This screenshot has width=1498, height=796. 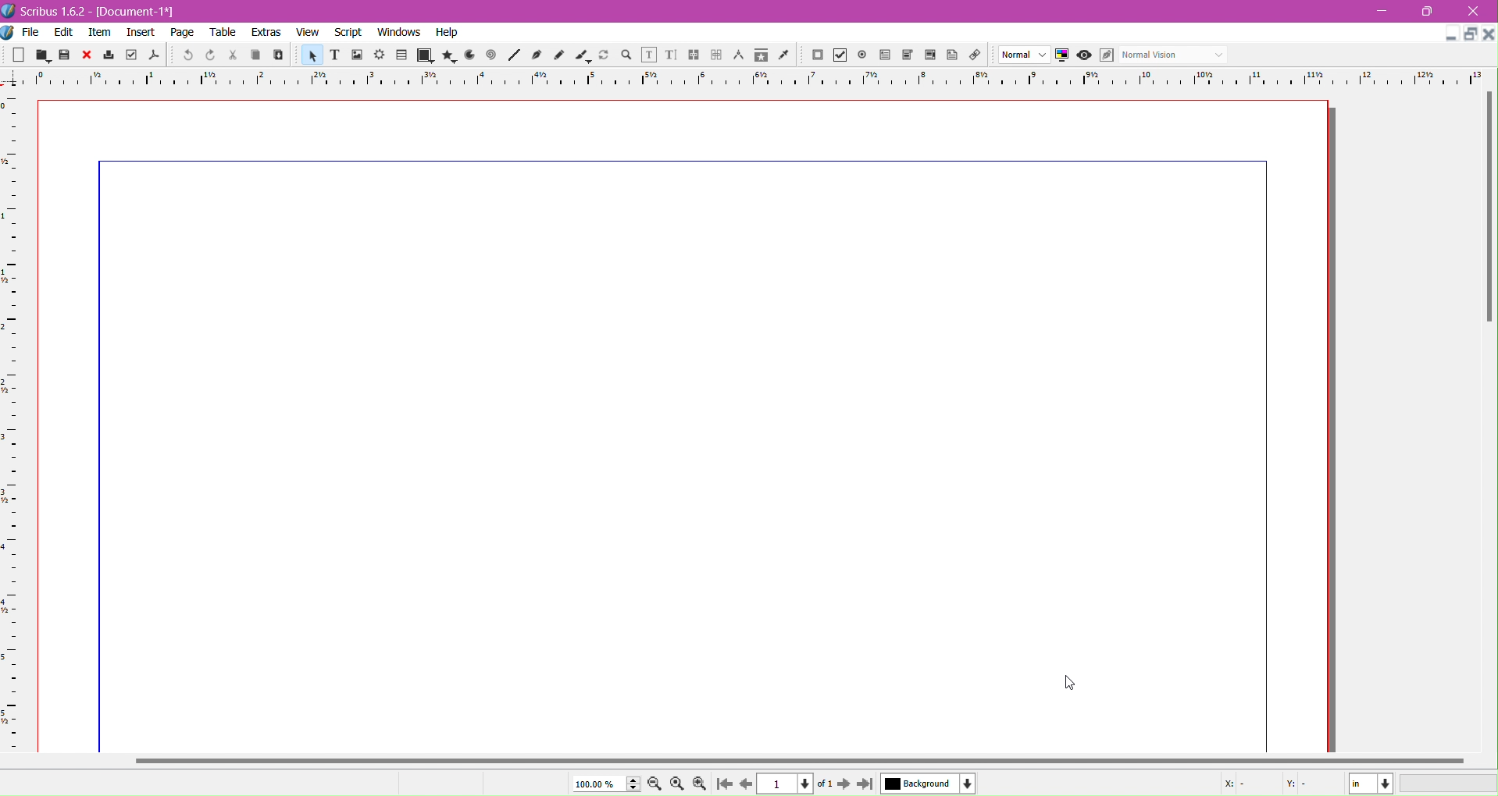 What do you see at coordinates (186, 56) in the screenshot?
I see `undo` at bounding box center [186, 56].